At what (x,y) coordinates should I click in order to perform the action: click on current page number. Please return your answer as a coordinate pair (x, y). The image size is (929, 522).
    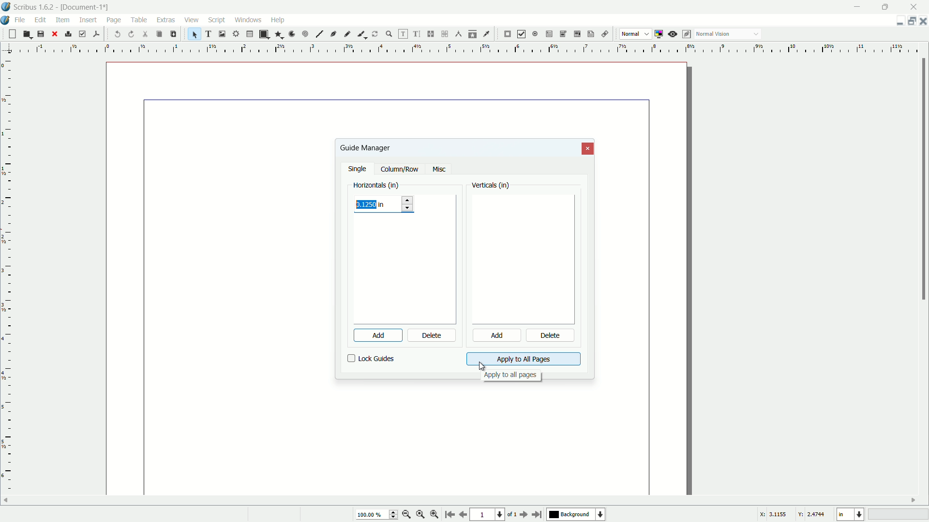
    Looking at the image, I should click on (487, 515).